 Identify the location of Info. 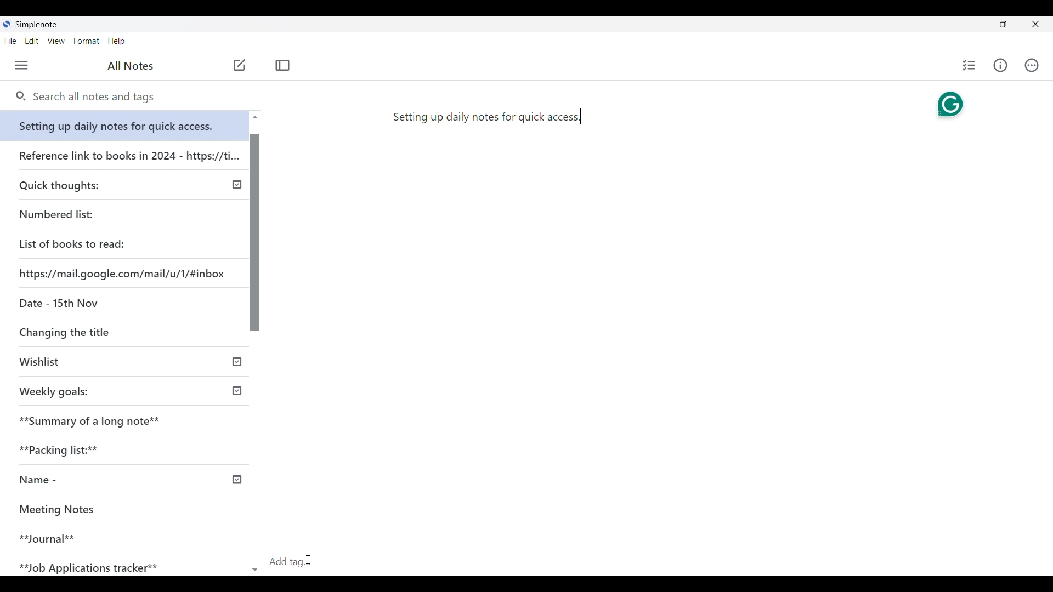
(1000, 66).